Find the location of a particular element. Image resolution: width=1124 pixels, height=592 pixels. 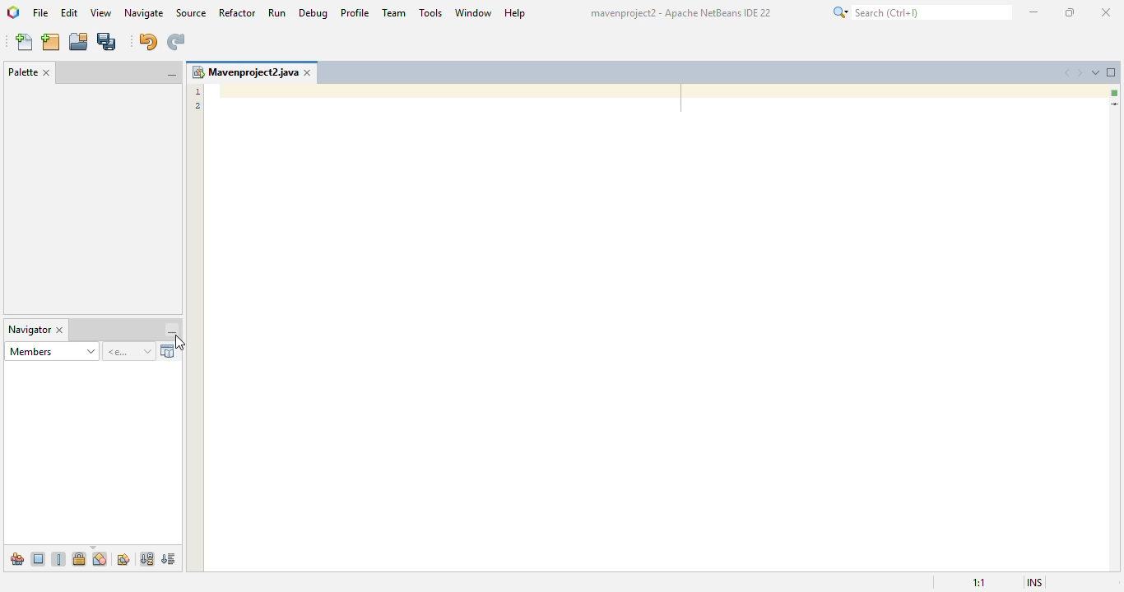

profile is located at coordinates (356, 13).